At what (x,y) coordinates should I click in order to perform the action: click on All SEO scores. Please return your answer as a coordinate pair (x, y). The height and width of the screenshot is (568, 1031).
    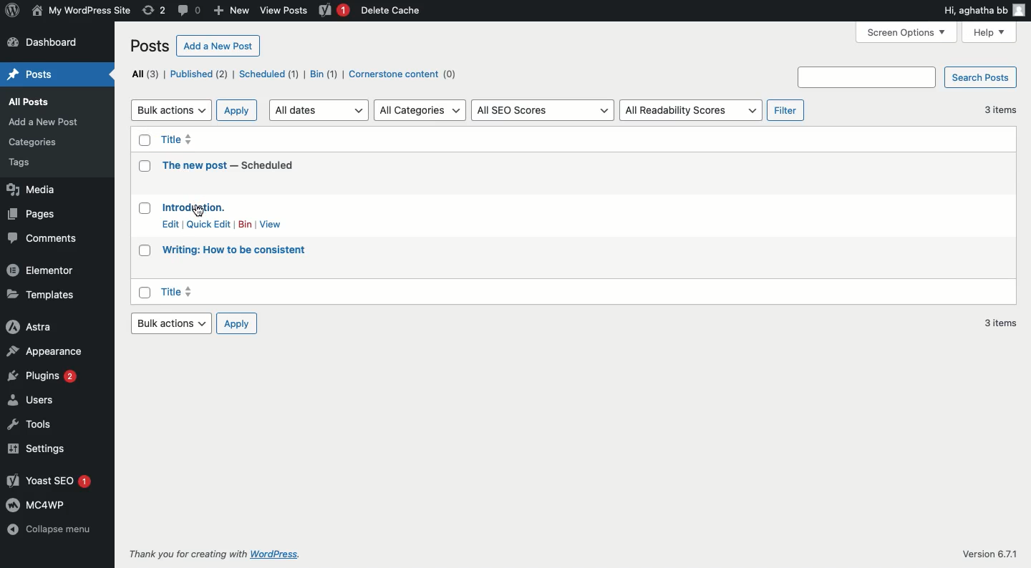
    Looking at the image, I should click on (543, 111).